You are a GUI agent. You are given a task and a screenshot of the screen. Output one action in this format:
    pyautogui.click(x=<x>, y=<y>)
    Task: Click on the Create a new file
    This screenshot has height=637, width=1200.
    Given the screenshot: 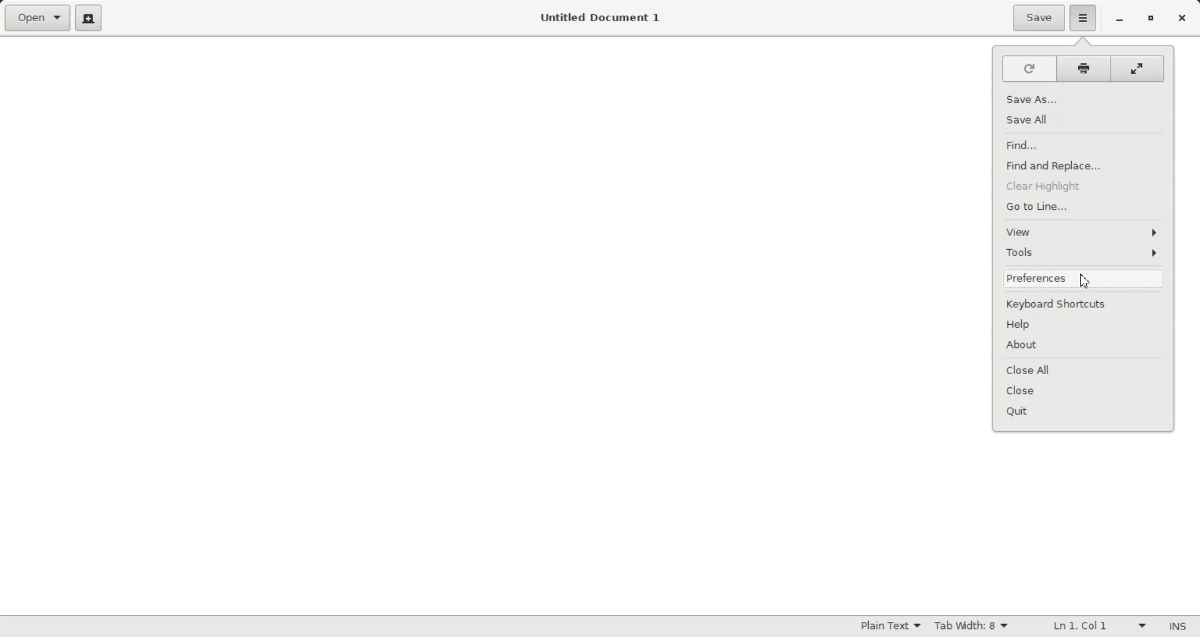 What is the action you would take?
    pyautogui.click(x=88, y=18)
    